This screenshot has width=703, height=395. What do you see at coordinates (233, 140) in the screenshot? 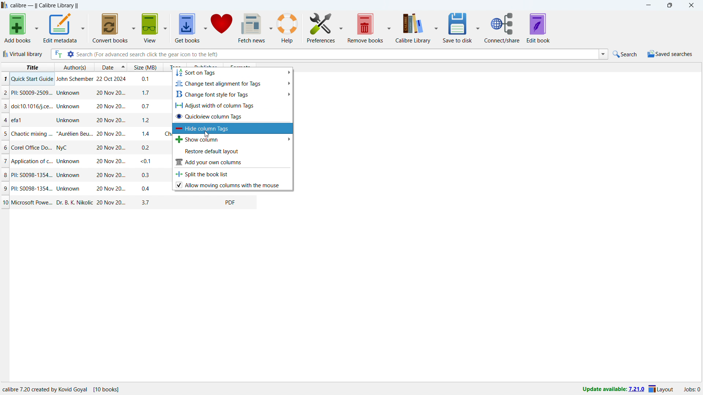
I see `show column` at bounding box center [233, 140].